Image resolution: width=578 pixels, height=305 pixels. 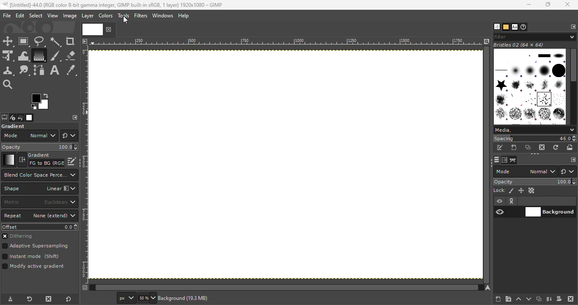 What do you see at coordinates (559, 299) in the screenshot?
I see `Add a mask that allows non destructive editing of transperency` at bounding box center [559, 299].